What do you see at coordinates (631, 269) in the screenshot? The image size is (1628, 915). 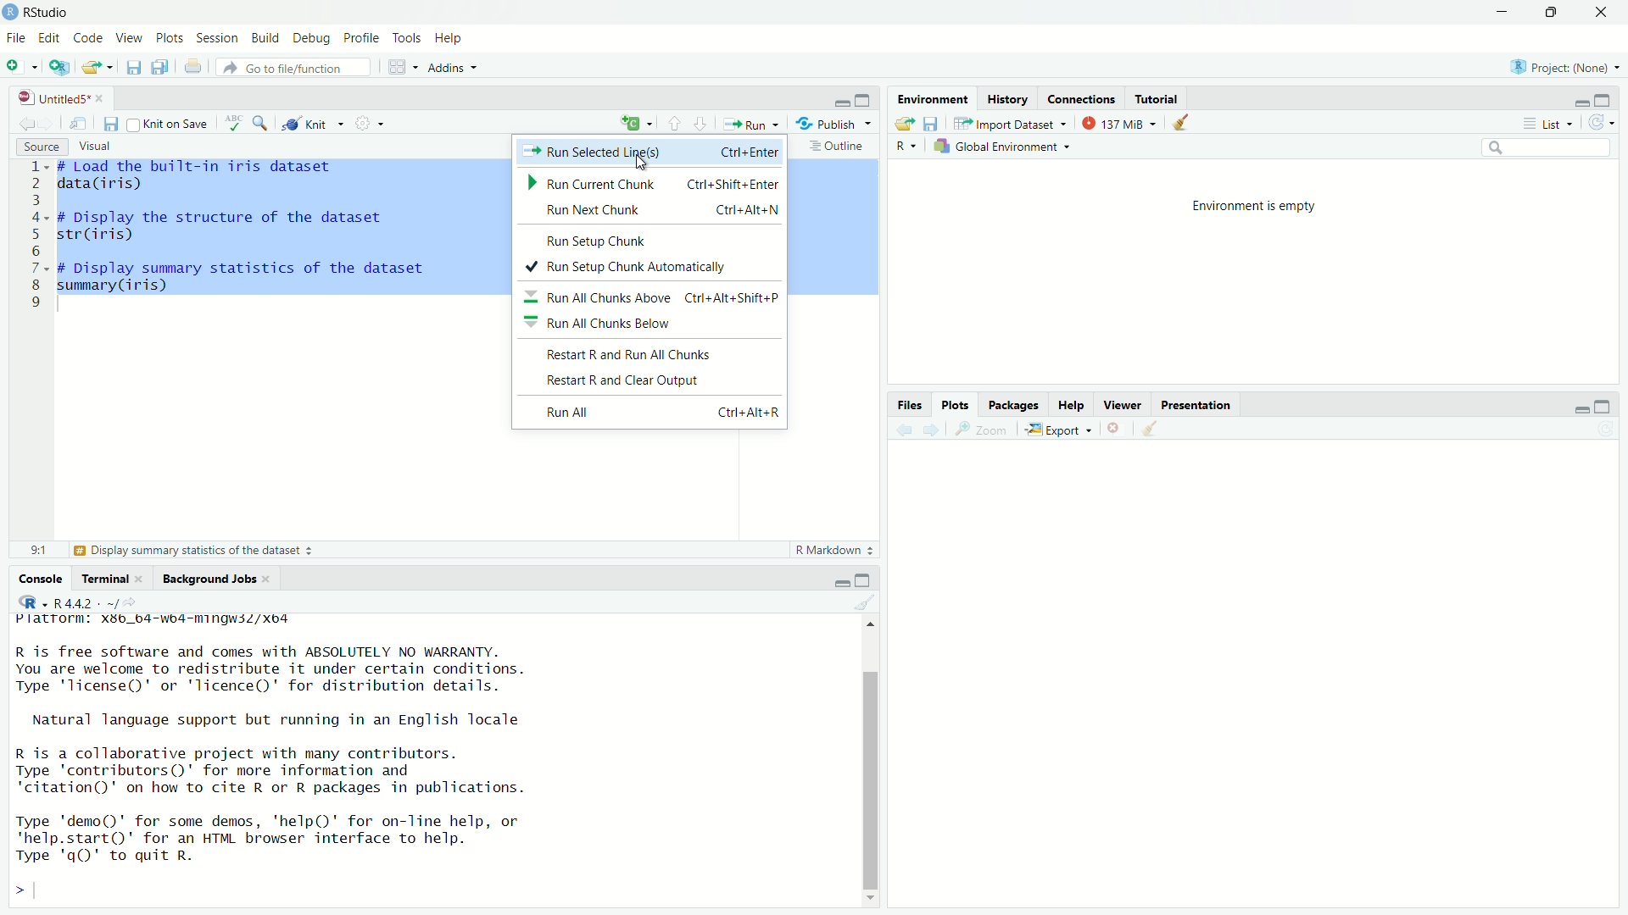 I see `+ Run Setup Chunk Automatically` at bounding box center [631, 269].